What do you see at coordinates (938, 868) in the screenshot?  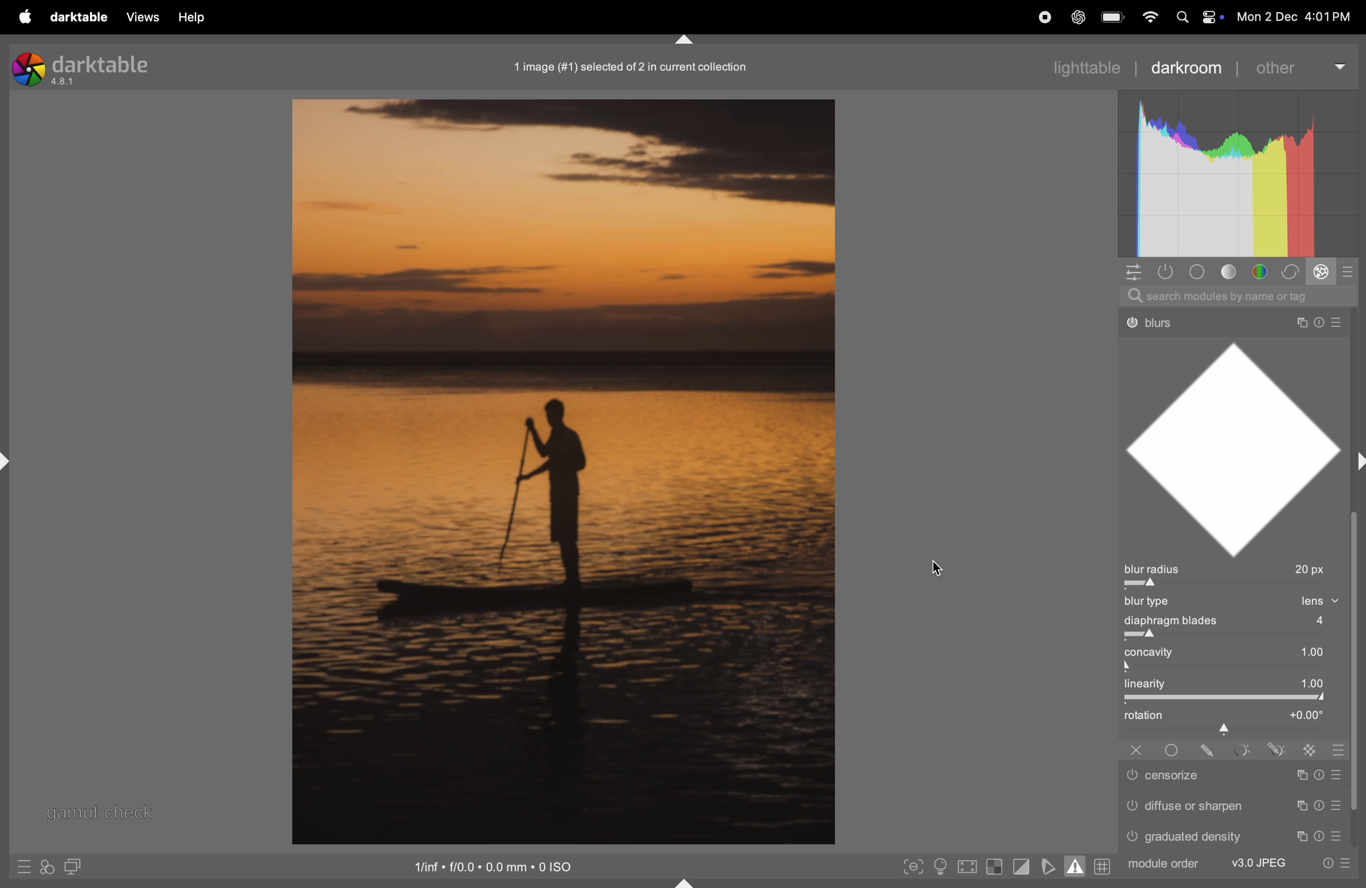 I see `toggle iso` at bounding box center [938, 868].